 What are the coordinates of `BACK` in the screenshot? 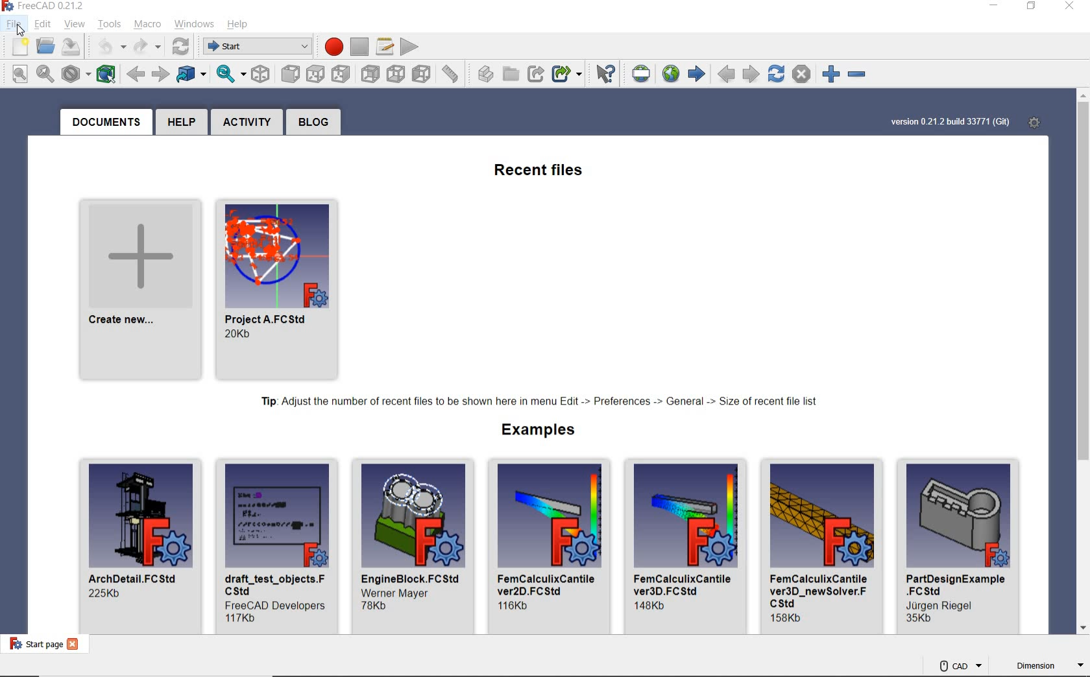 It's located at (135, 74).